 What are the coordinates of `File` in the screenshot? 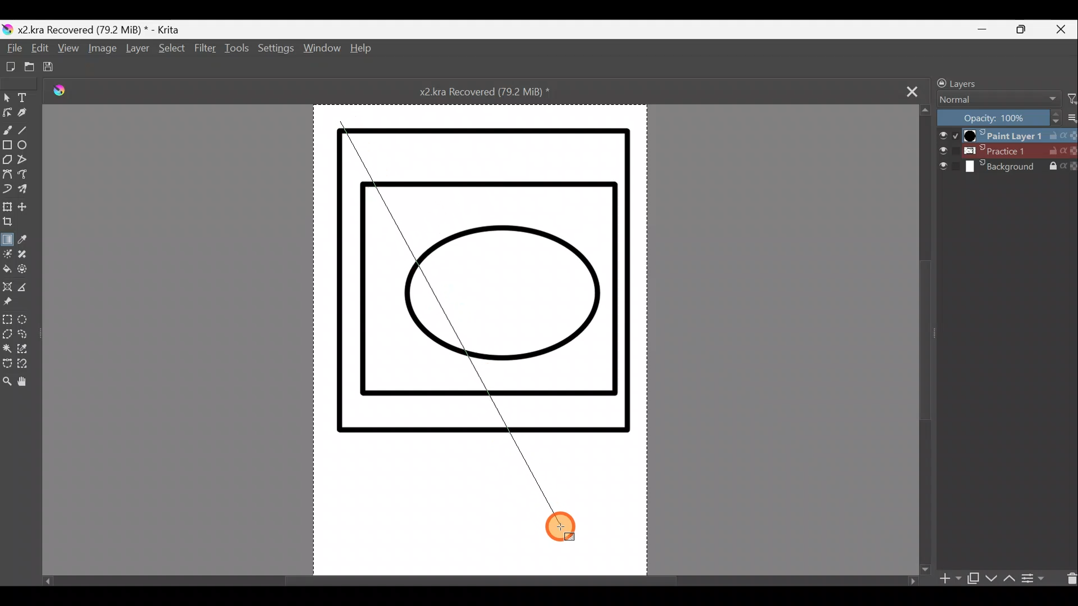 It's located at (13, 49).